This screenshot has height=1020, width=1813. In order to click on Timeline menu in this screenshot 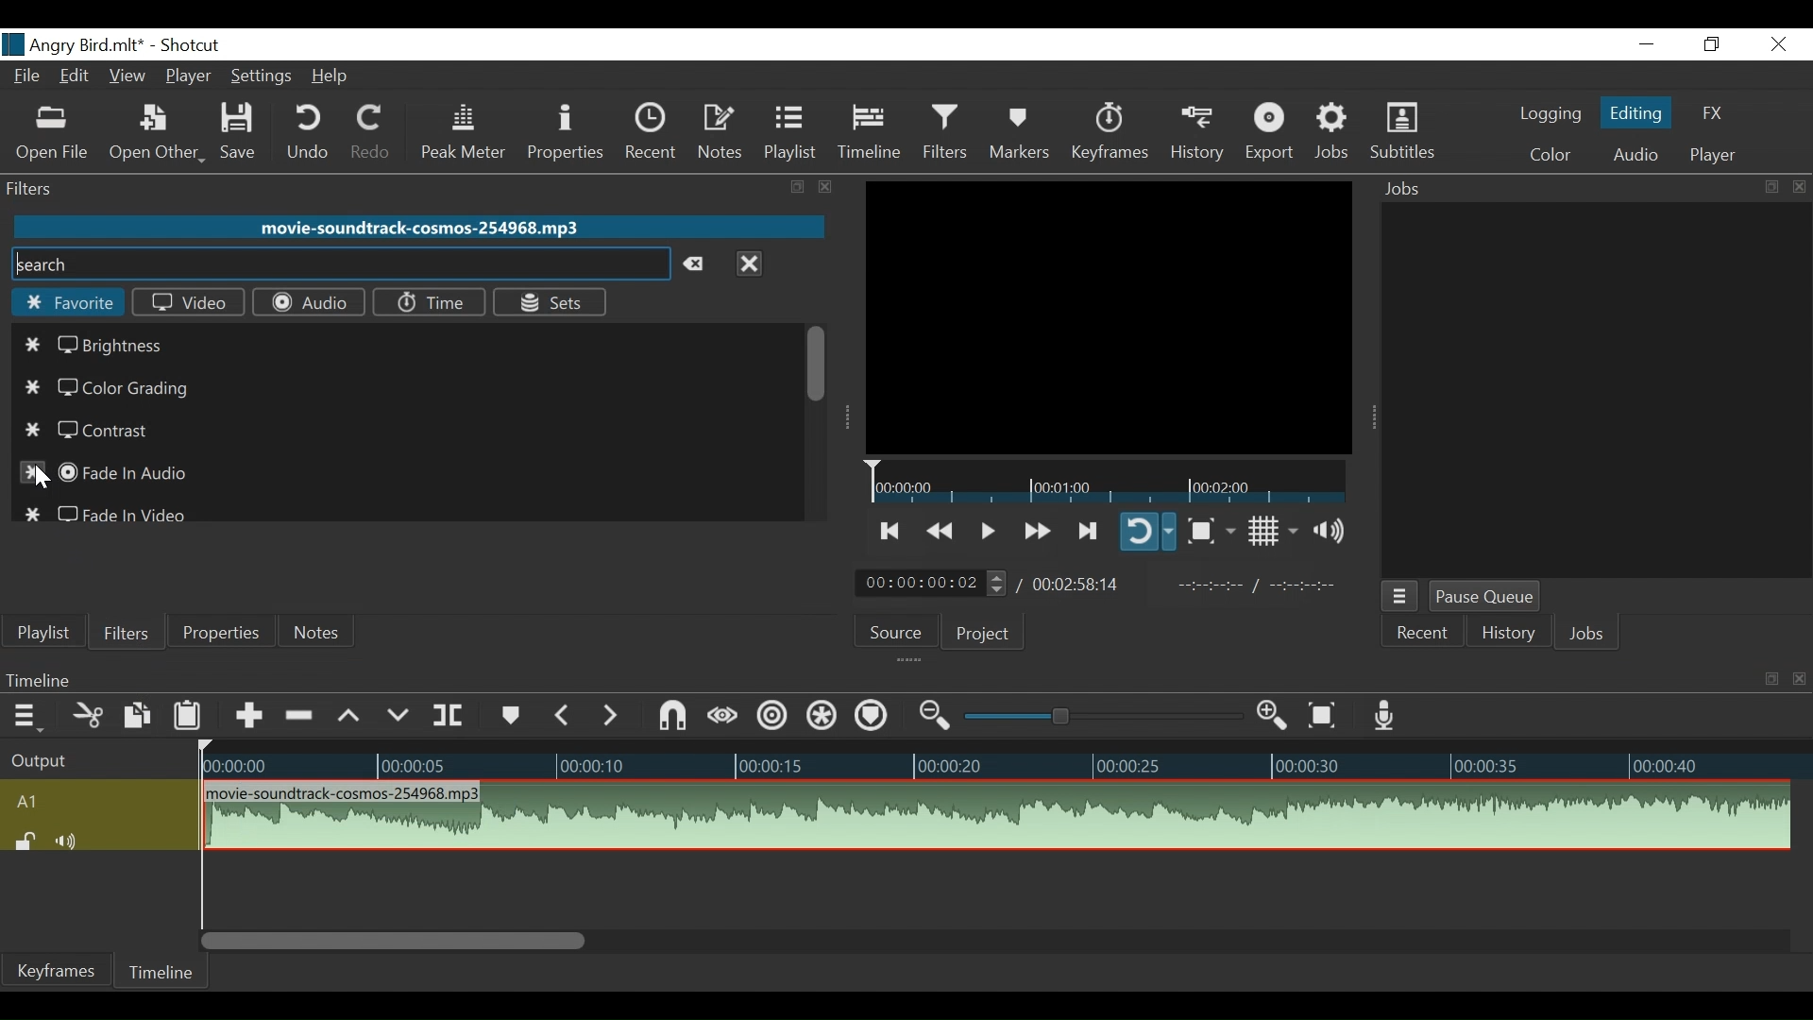, I will do `click(24, 715)`.